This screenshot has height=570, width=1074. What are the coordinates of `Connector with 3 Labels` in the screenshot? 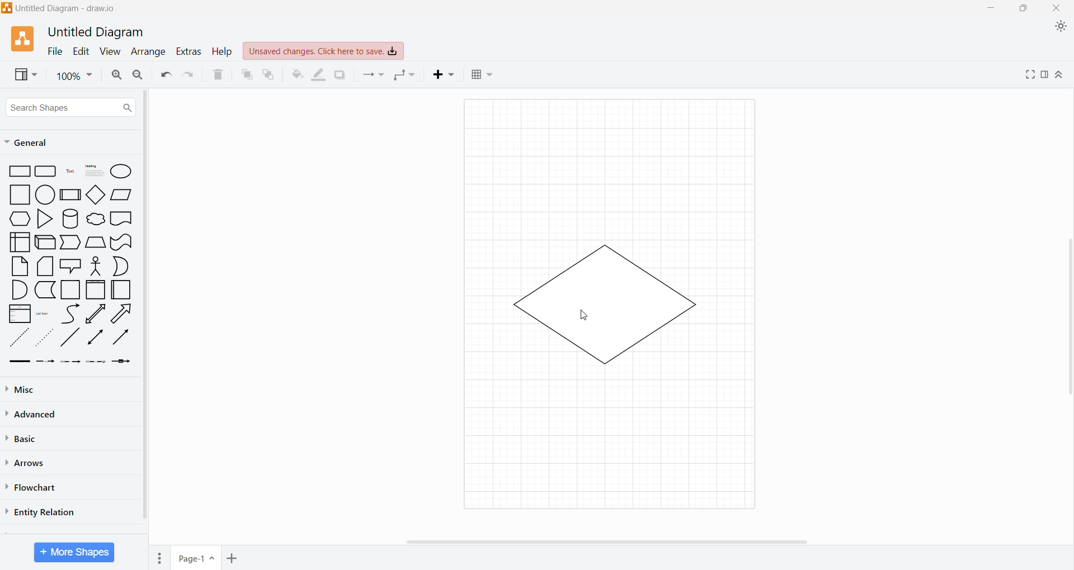 It's located at (97, 363).